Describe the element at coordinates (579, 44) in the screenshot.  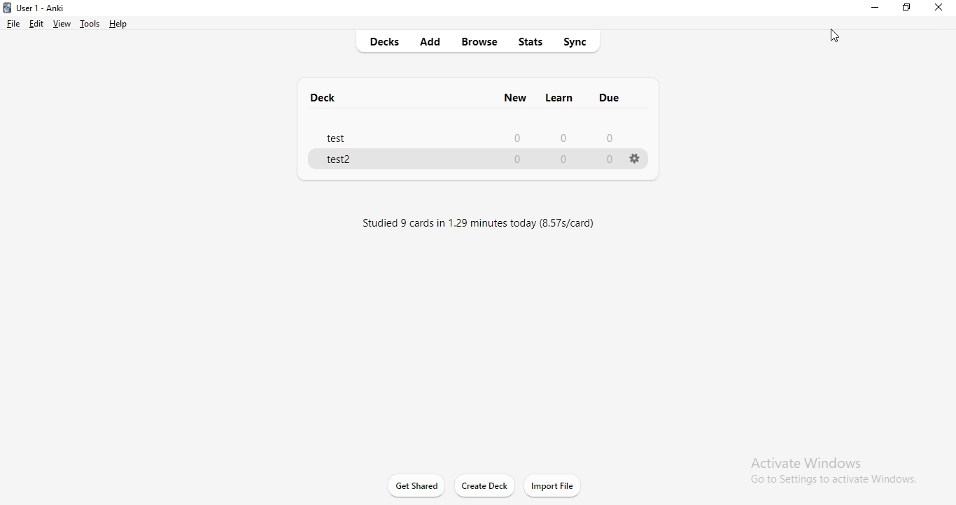
I see `sync` at that location.